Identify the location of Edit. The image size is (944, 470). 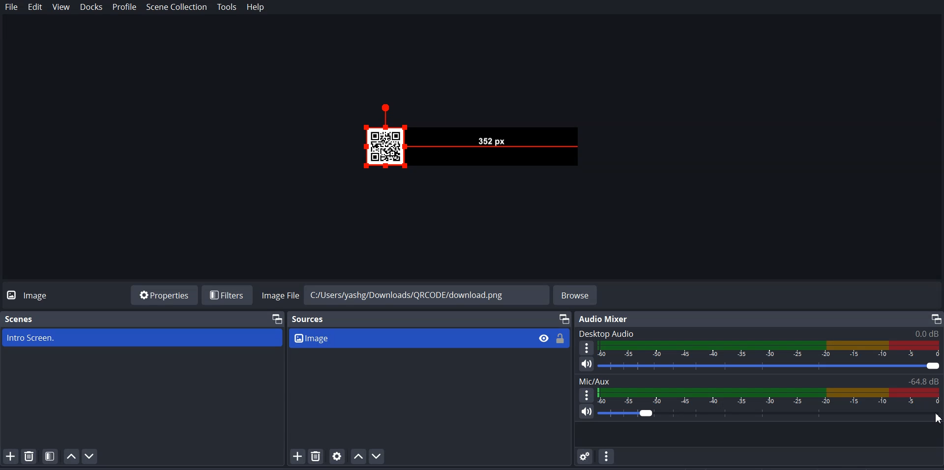
(35, 7).